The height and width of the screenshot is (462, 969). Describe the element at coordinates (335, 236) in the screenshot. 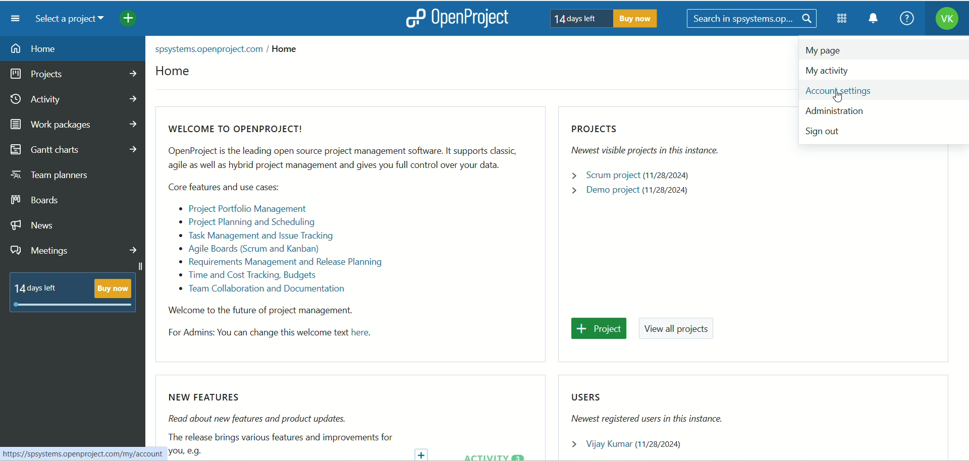

I see `text` at that location.